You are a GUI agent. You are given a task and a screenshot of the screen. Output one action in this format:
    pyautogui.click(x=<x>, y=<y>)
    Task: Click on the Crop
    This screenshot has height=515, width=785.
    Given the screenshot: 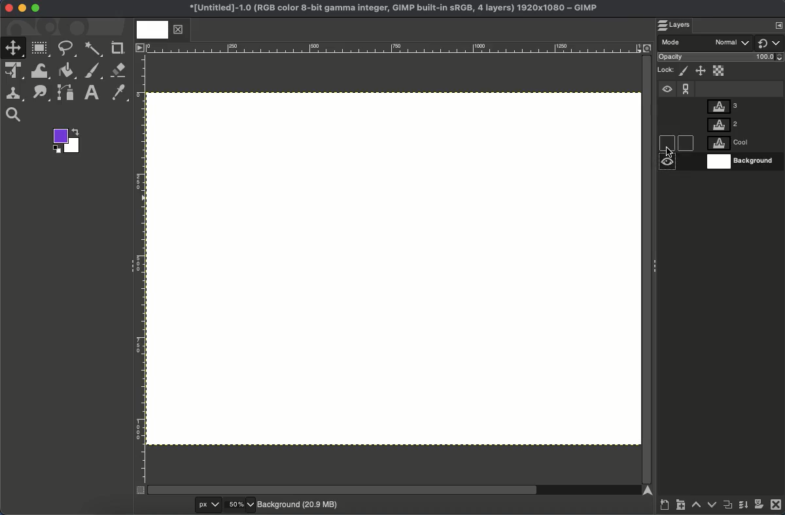 What is the action you would take?
    pyautogui.click(x=118, y=47)
    